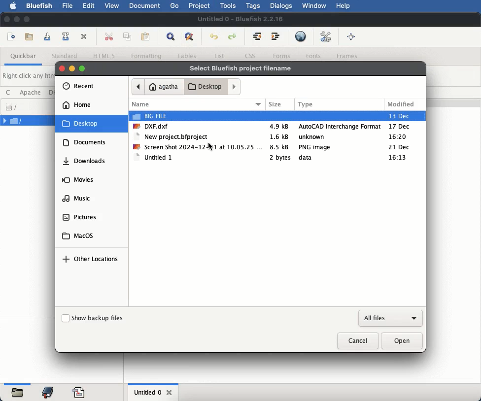 The height and width of the screenshot is (401, 481). Describe the element at coordinates (235, 86) in the screenshot. I see `forward` at that location.